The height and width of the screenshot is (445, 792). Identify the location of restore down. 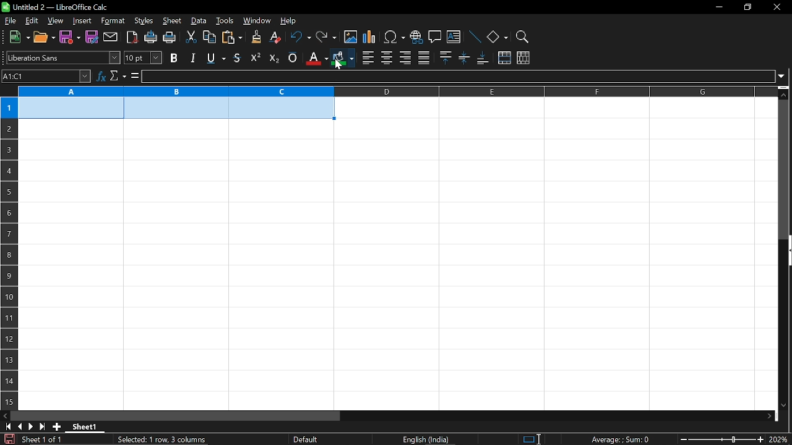
(747, 6).